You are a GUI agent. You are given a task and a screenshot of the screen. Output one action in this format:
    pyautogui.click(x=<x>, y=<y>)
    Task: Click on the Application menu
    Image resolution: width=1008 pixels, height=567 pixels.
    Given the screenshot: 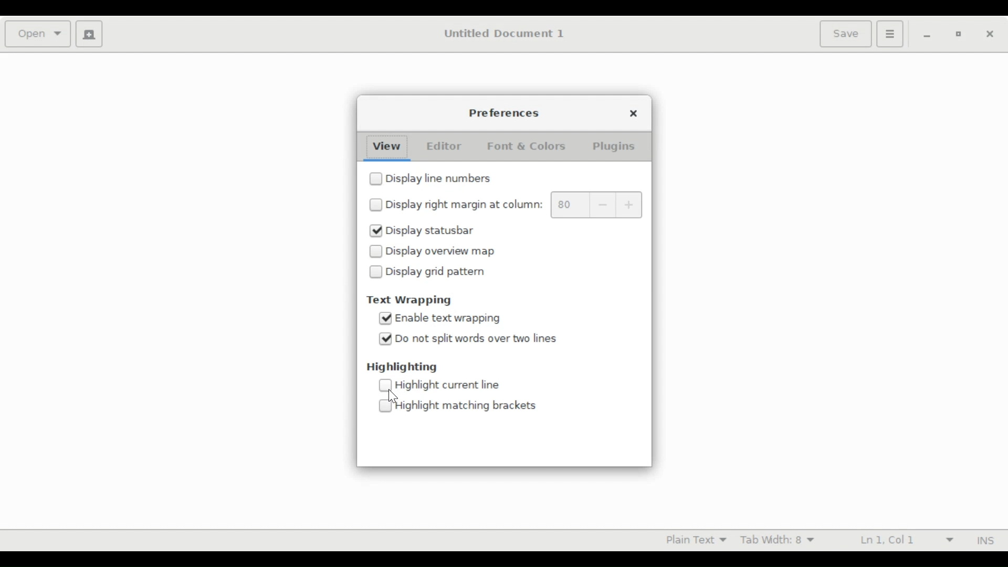 What is the action you would take?
    pyautogui.click(x=890, y=34)
    